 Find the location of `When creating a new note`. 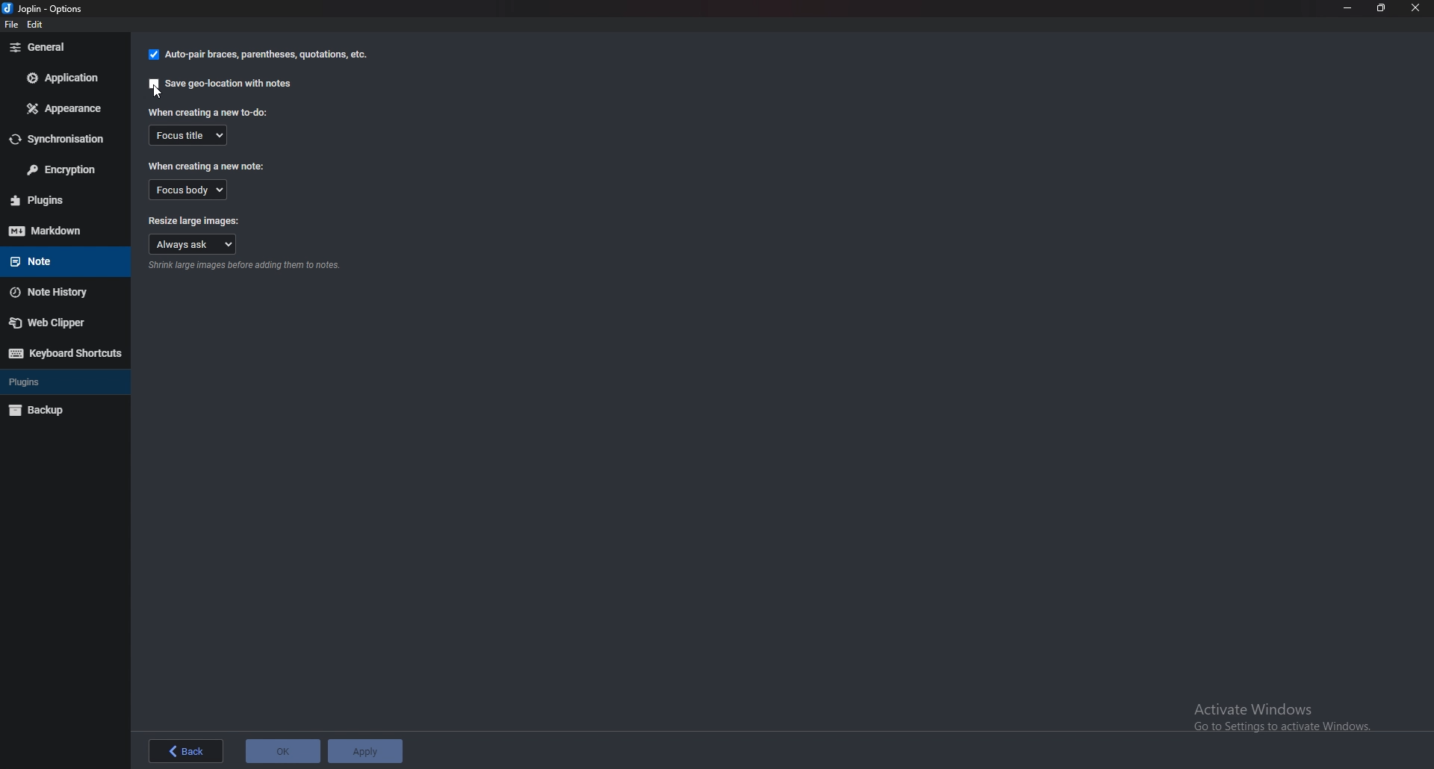

When creating a new note is located at coordinates (211, 166).